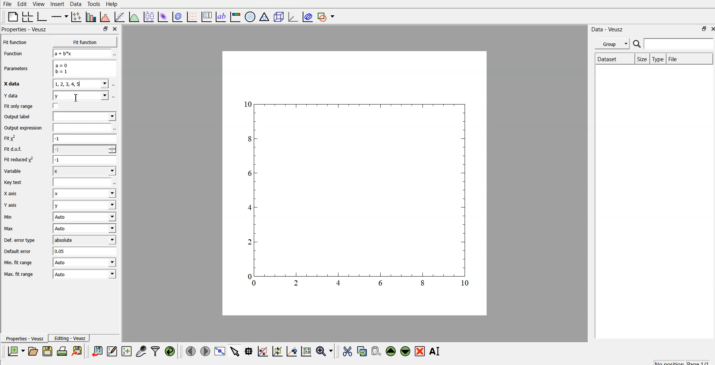 This screenshot has height=365, width=715. Describe the element at coordinates (637, 44) in the screenshot. I see `search` at that location.